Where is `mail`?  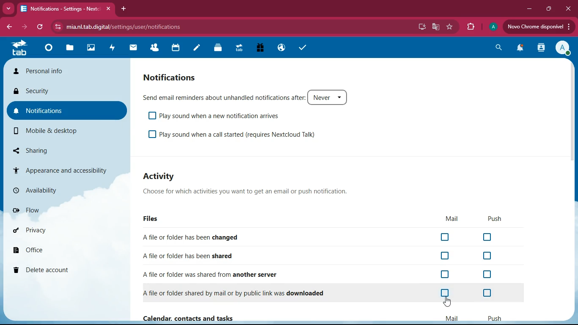 mail is located at coordinates (132, 49).